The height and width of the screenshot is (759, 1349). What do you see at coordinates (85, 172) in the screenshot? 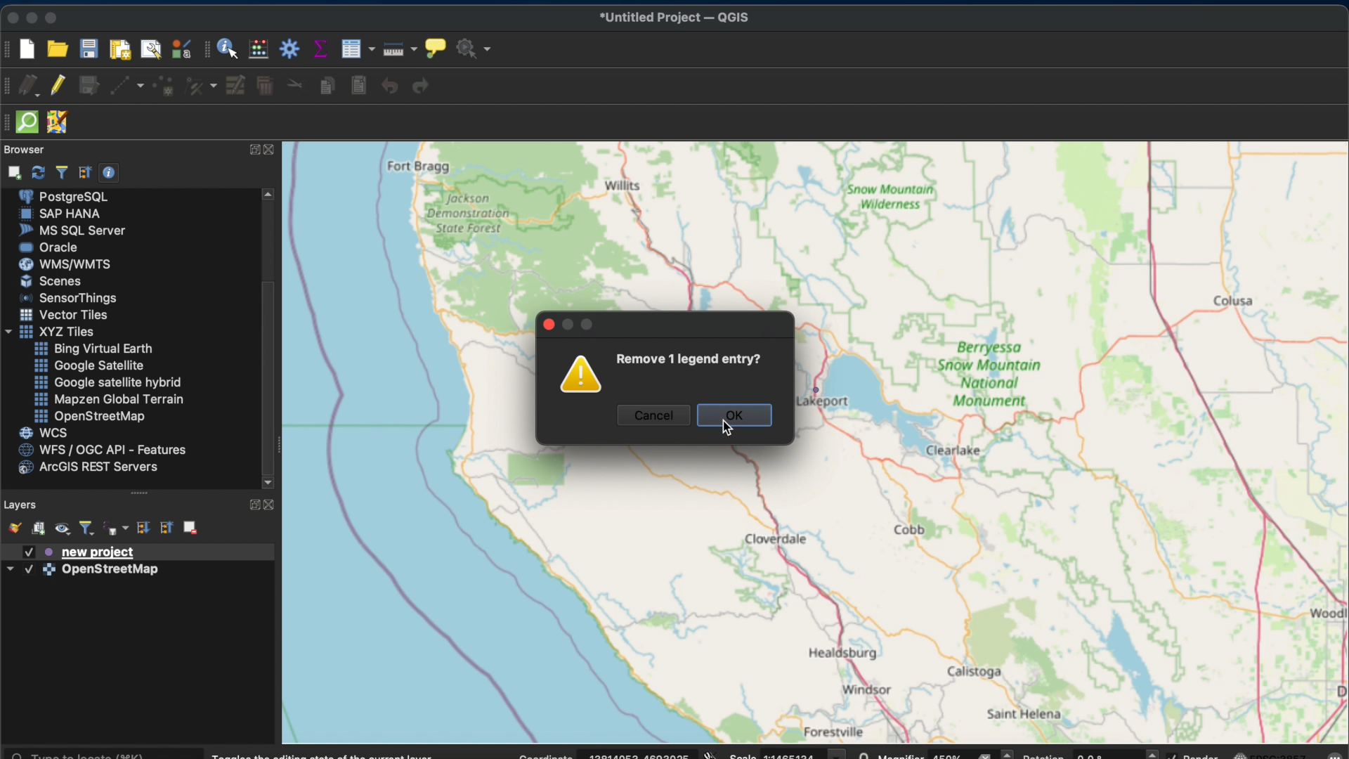
I see `collapse all` at bounding box center [85, 172].